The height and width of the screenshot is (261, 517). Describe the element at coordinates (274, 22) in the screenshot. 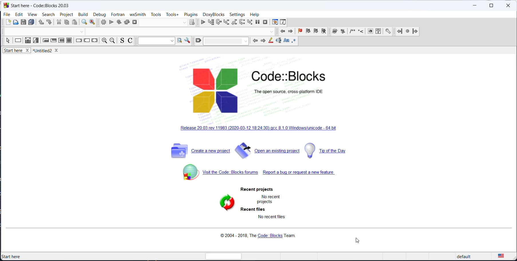

I see `debugger window` at that location.